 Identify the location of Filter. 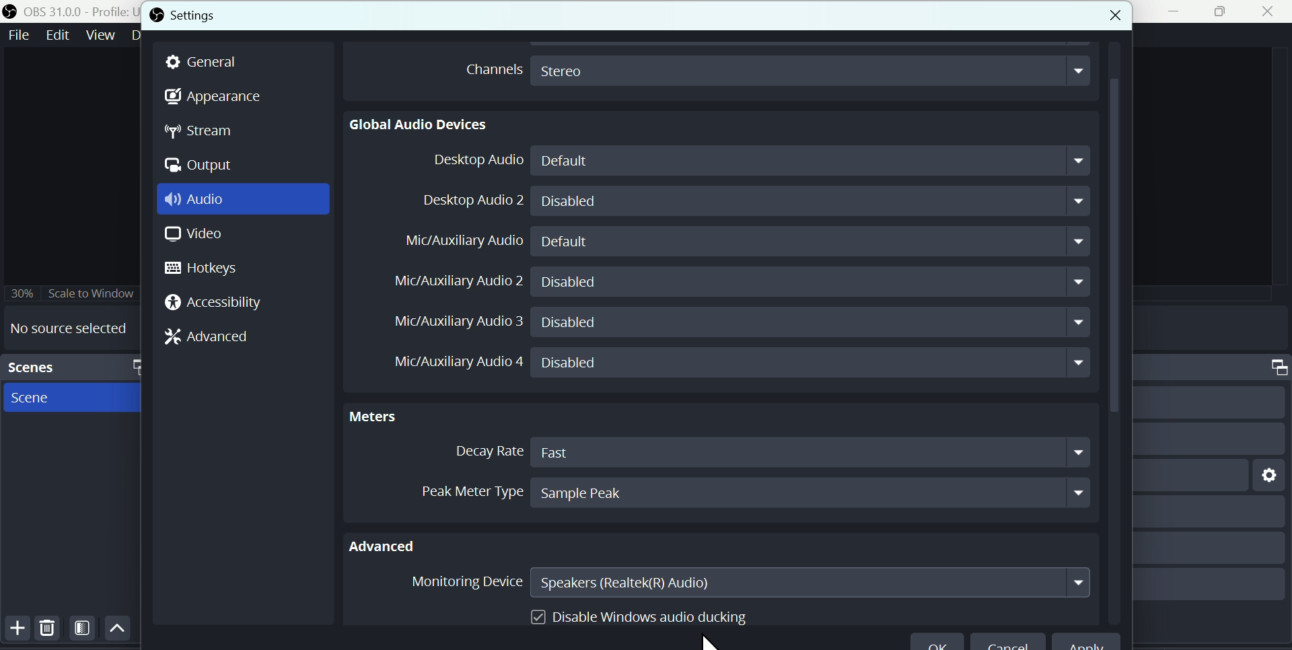
(83, 630).